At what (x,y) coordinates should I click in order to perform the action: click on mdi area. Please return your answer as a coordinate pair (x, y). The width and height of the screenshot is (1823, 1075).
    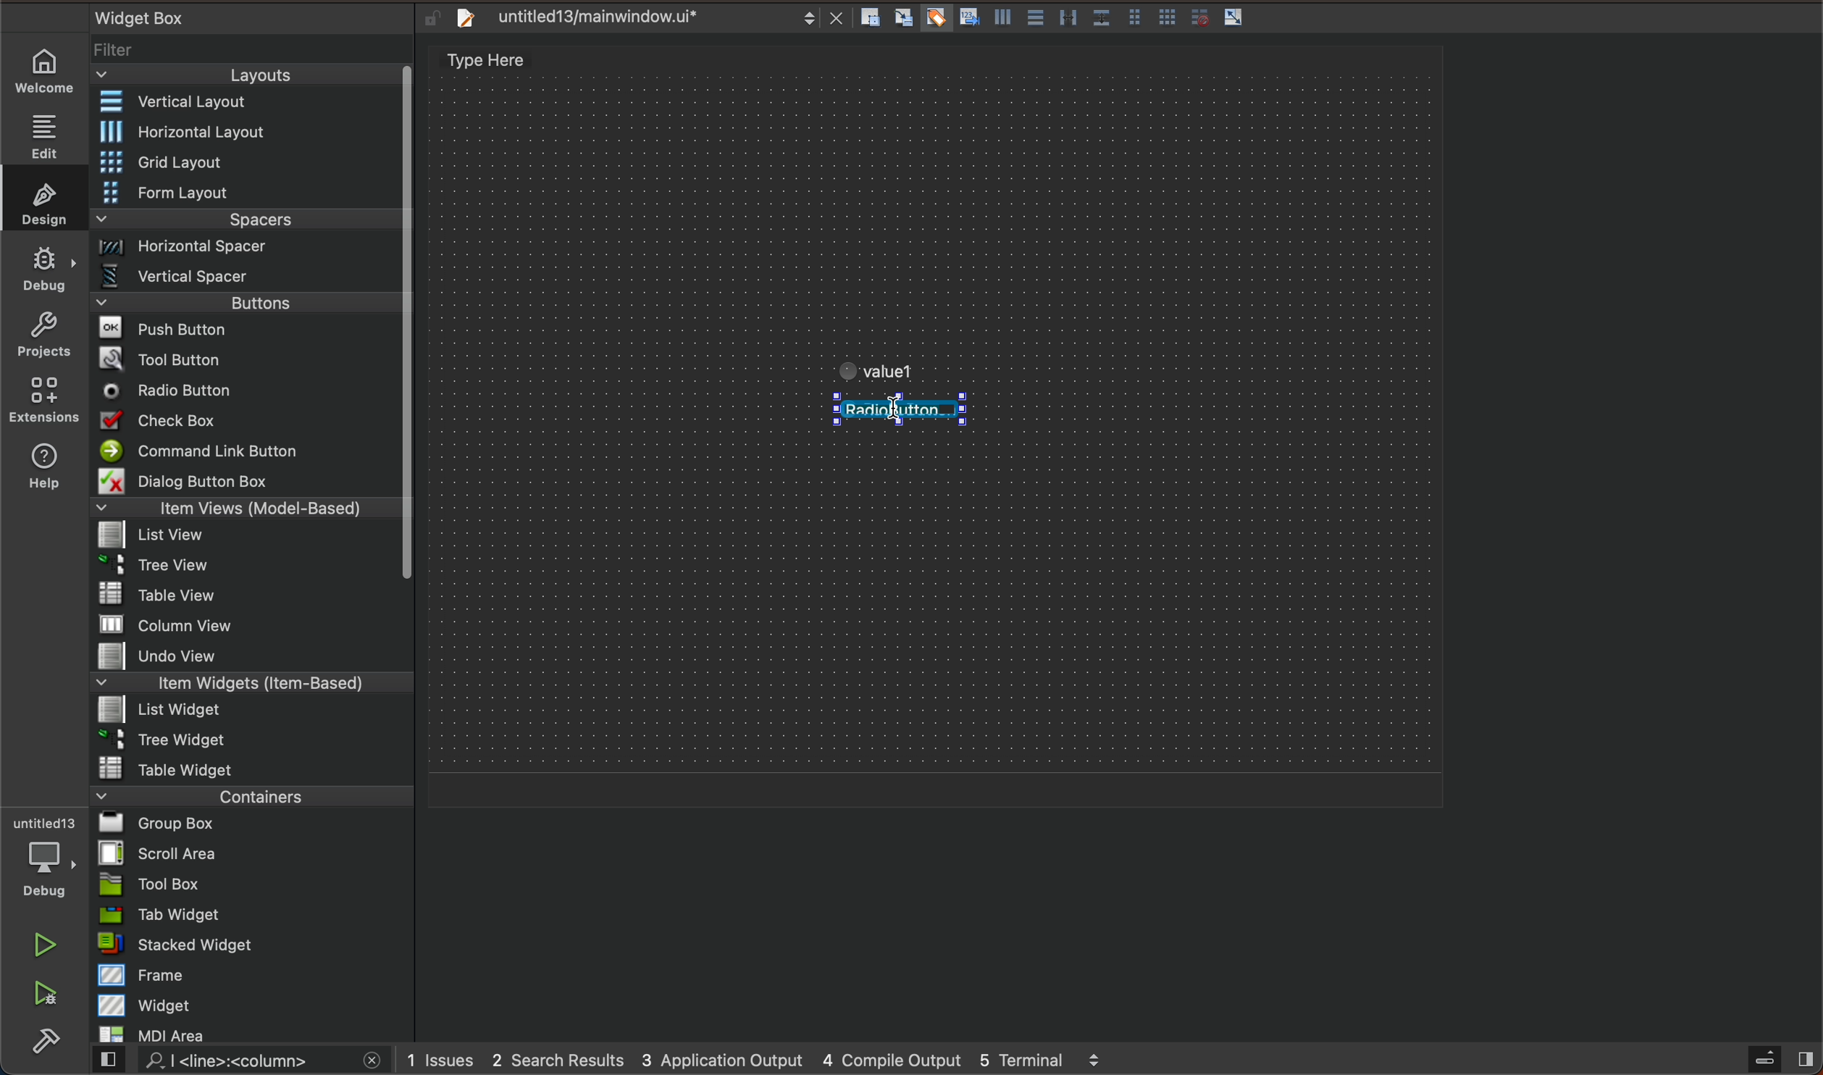
    Looking at the image, I should click on (251, 1032).